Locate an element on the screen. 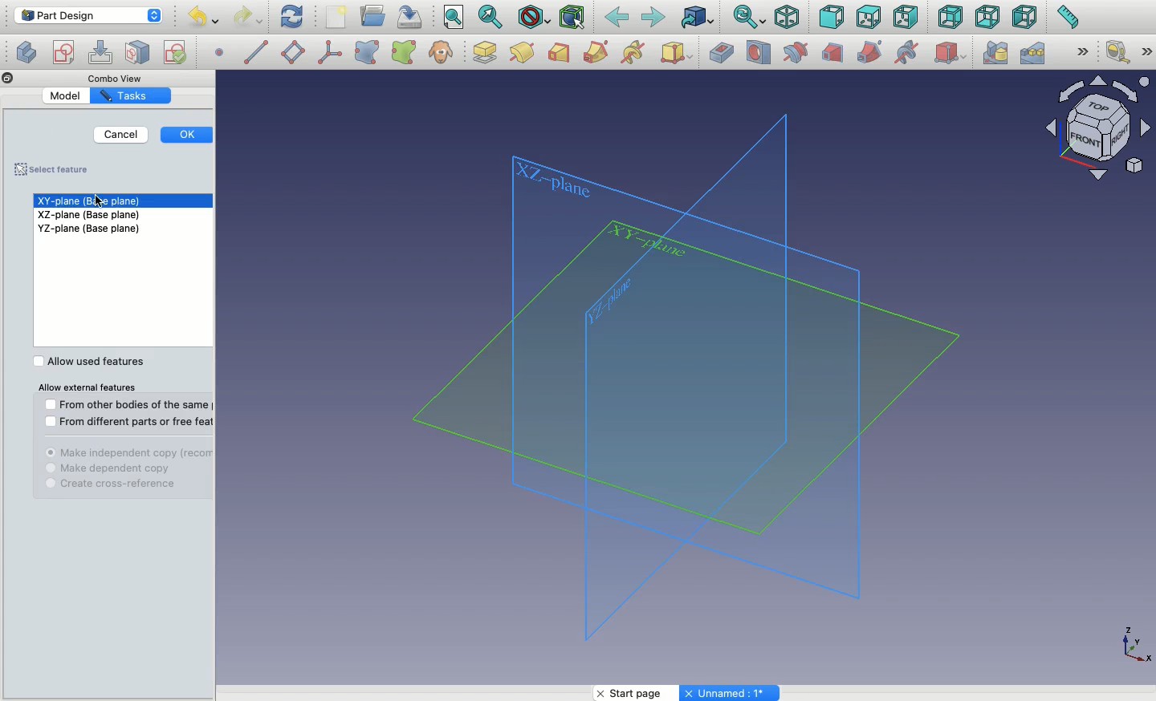 The image size is (1156, 701). Additive loft is located at coordinates (559, 54).